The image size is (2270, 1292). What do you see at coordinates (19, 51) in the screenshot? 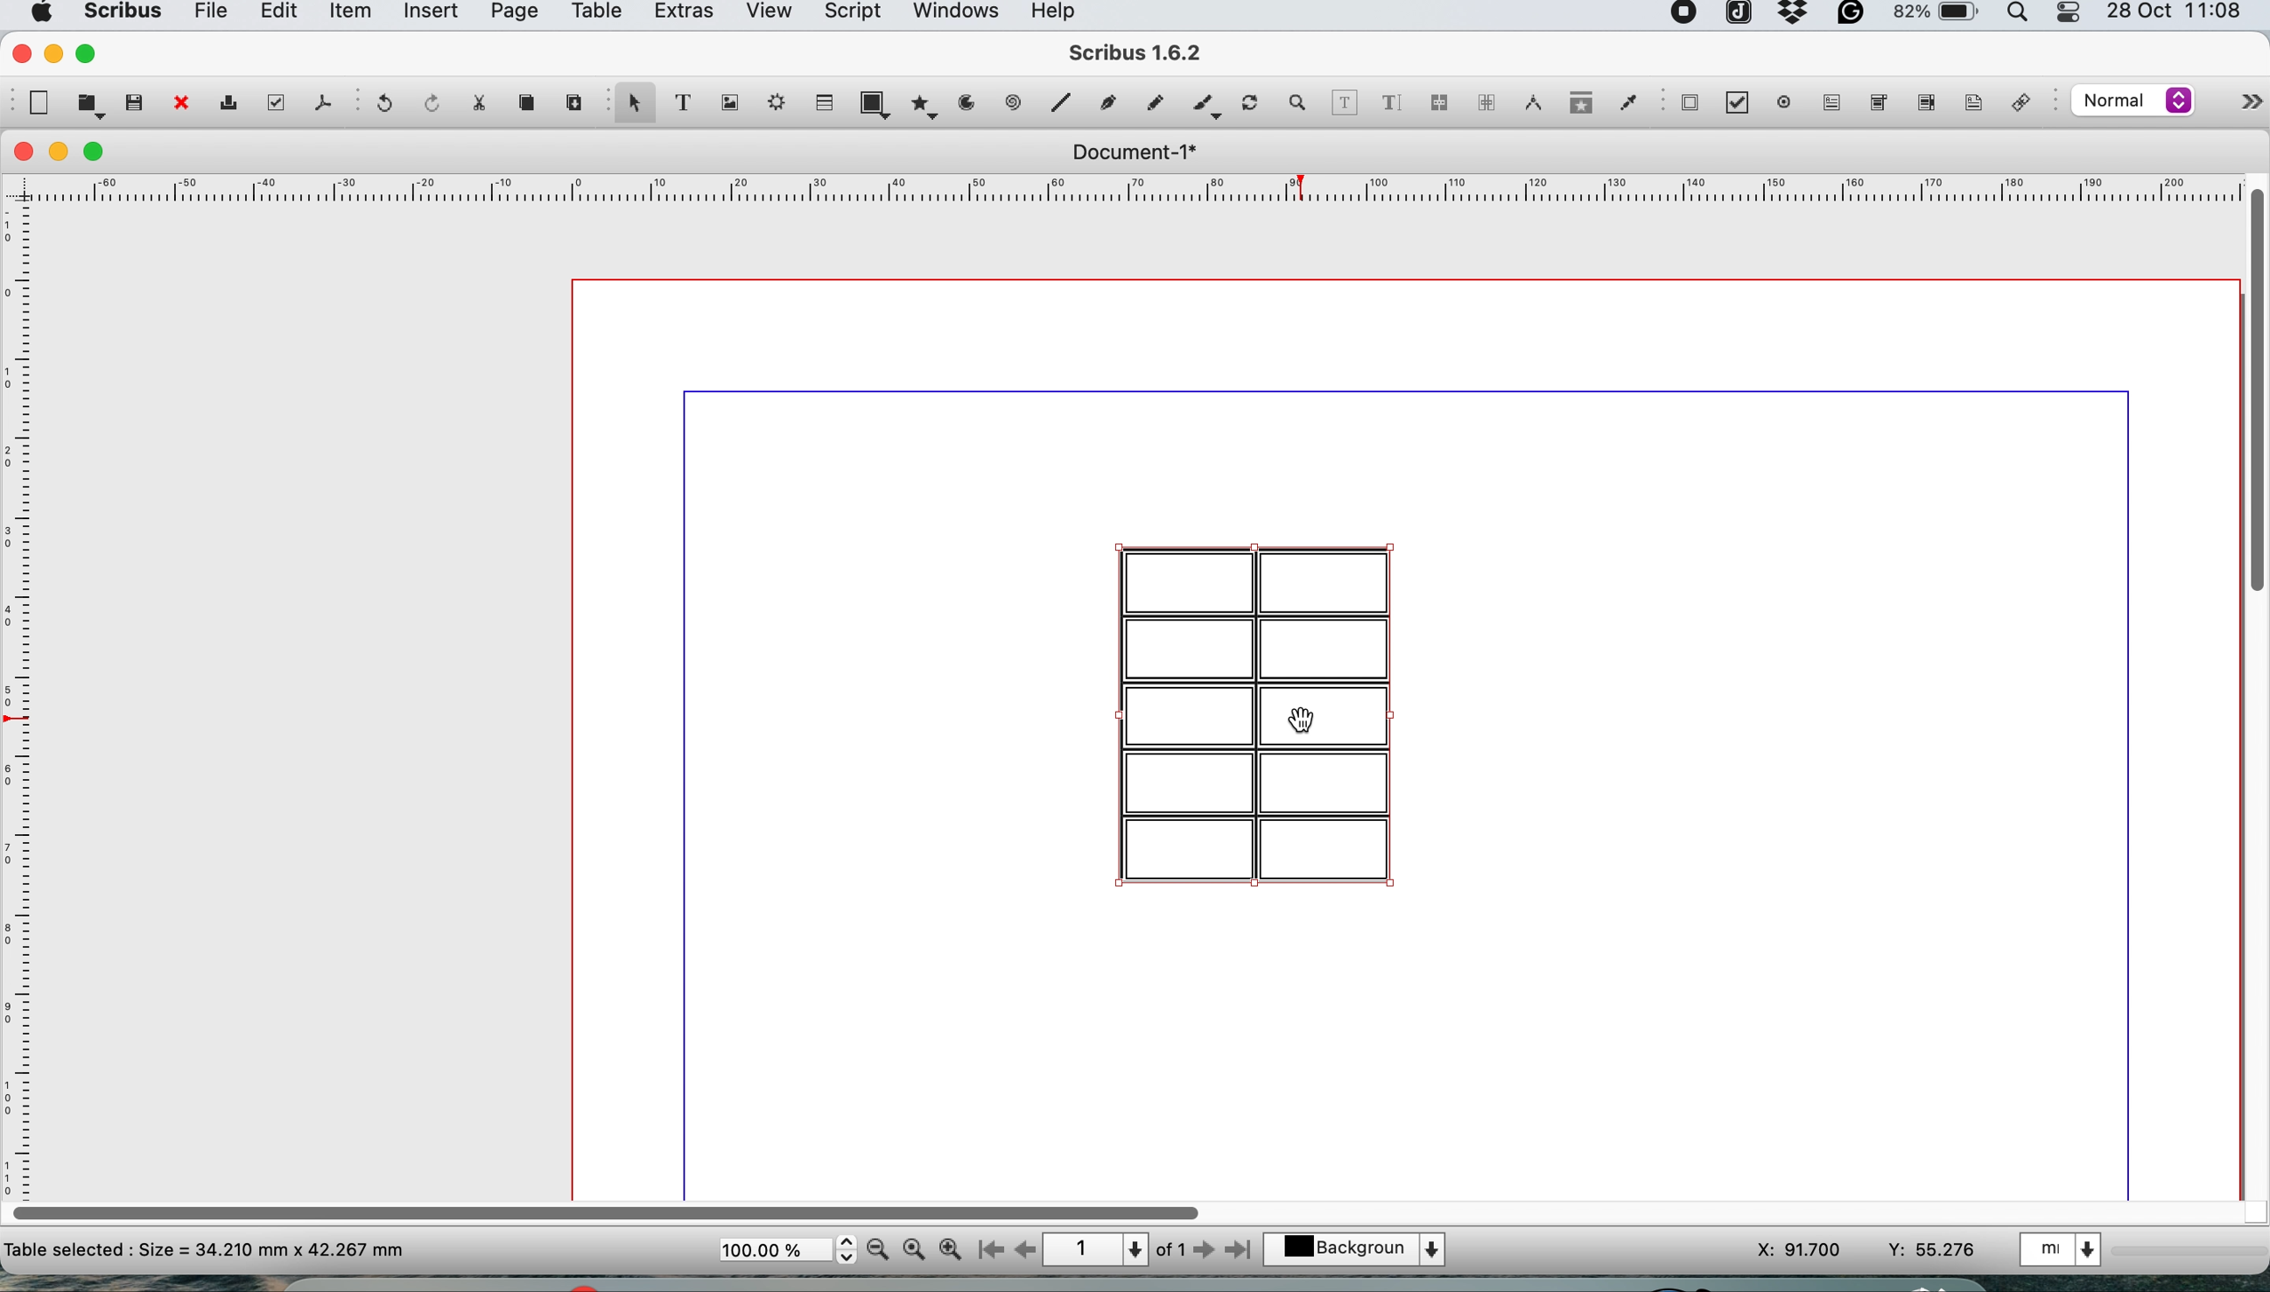
I see `close` at bounding box center [19, 51].